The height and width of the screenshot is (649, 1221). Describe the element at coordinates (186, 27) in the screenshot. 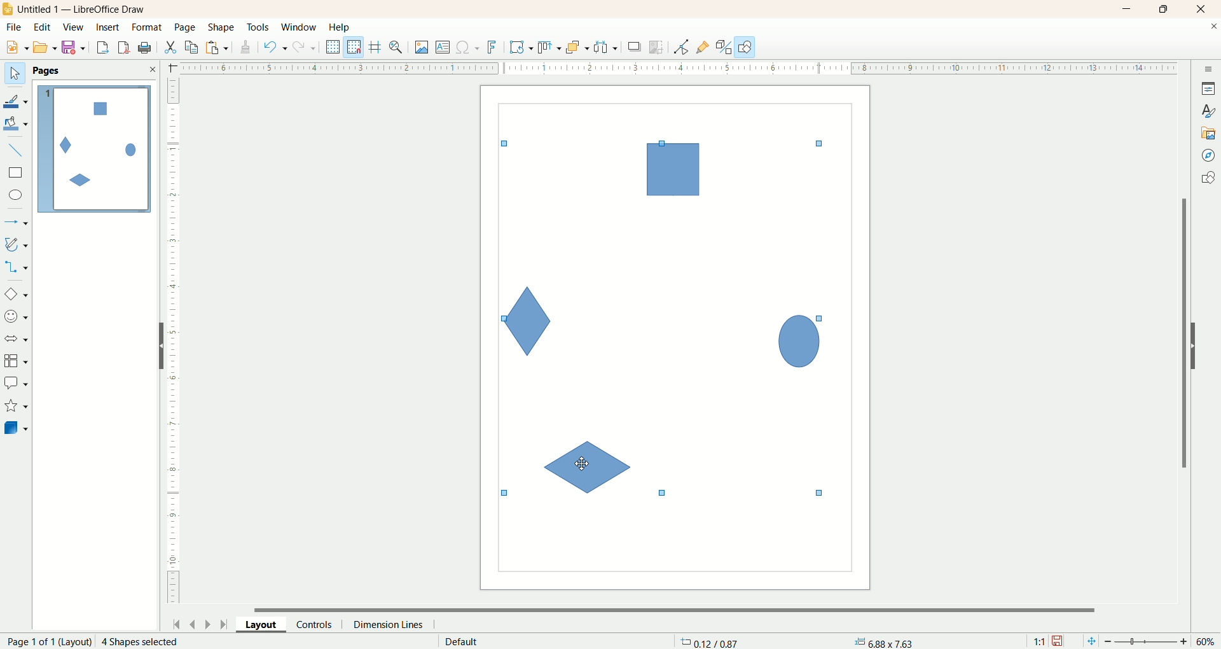

I see `page` at that location.